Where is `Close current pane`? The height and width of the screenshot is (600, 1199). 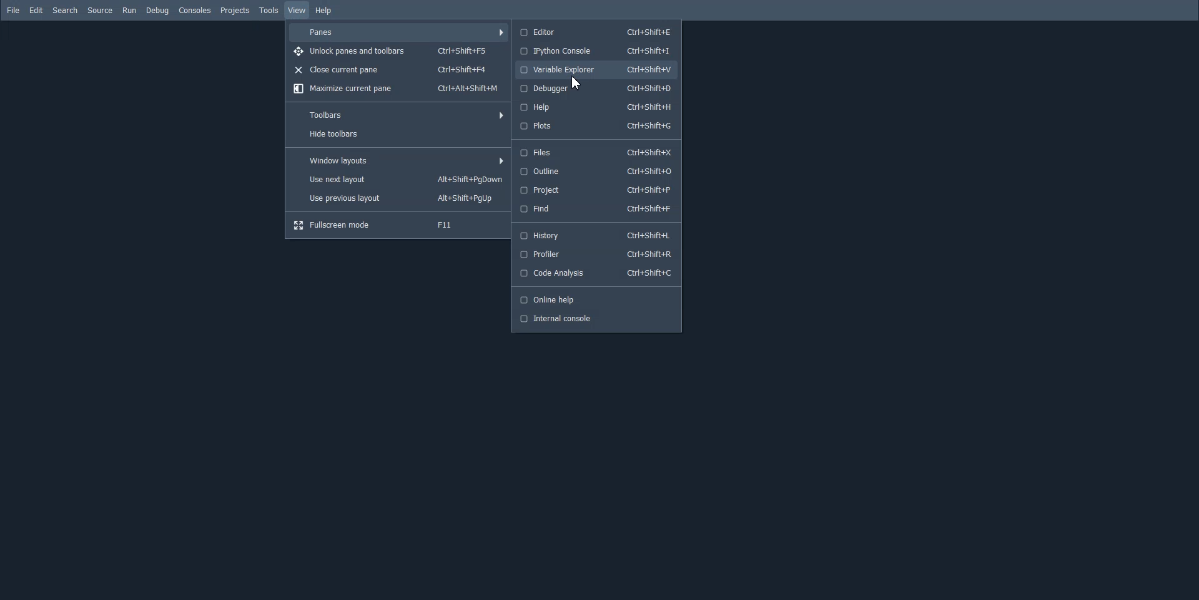
Close current pane is located at coordinates (398, 70).